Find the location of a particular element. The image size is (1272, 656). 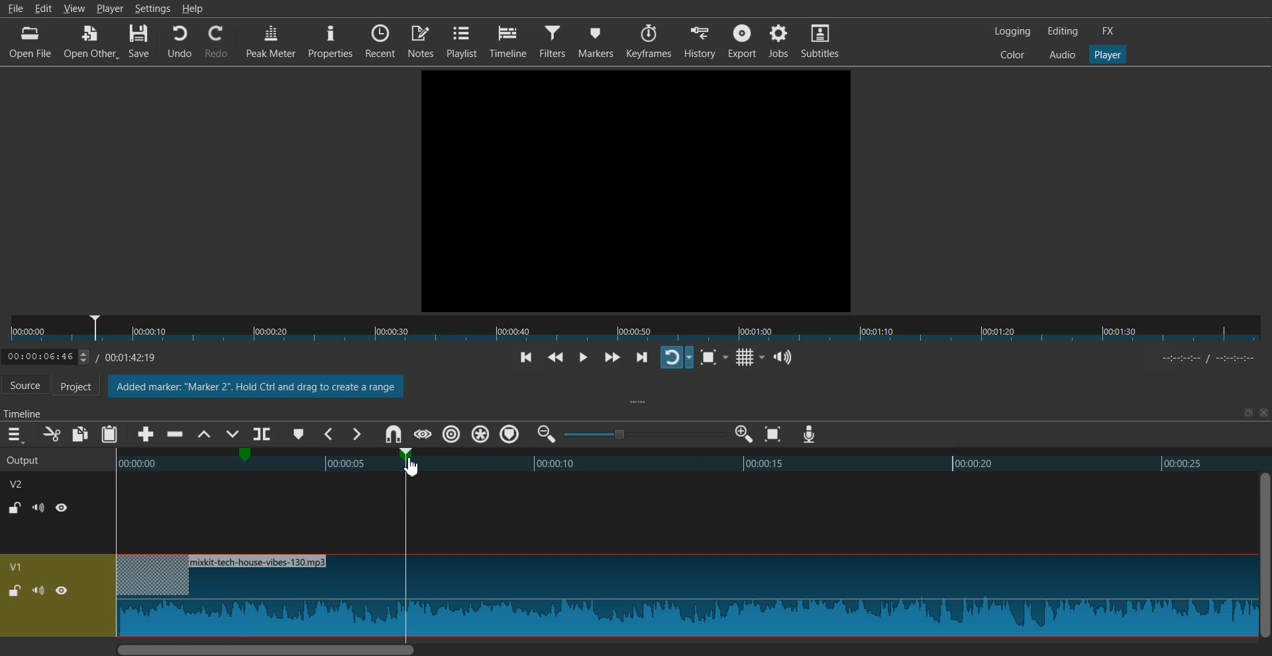

Logging is located at coordinates (1013, 31).